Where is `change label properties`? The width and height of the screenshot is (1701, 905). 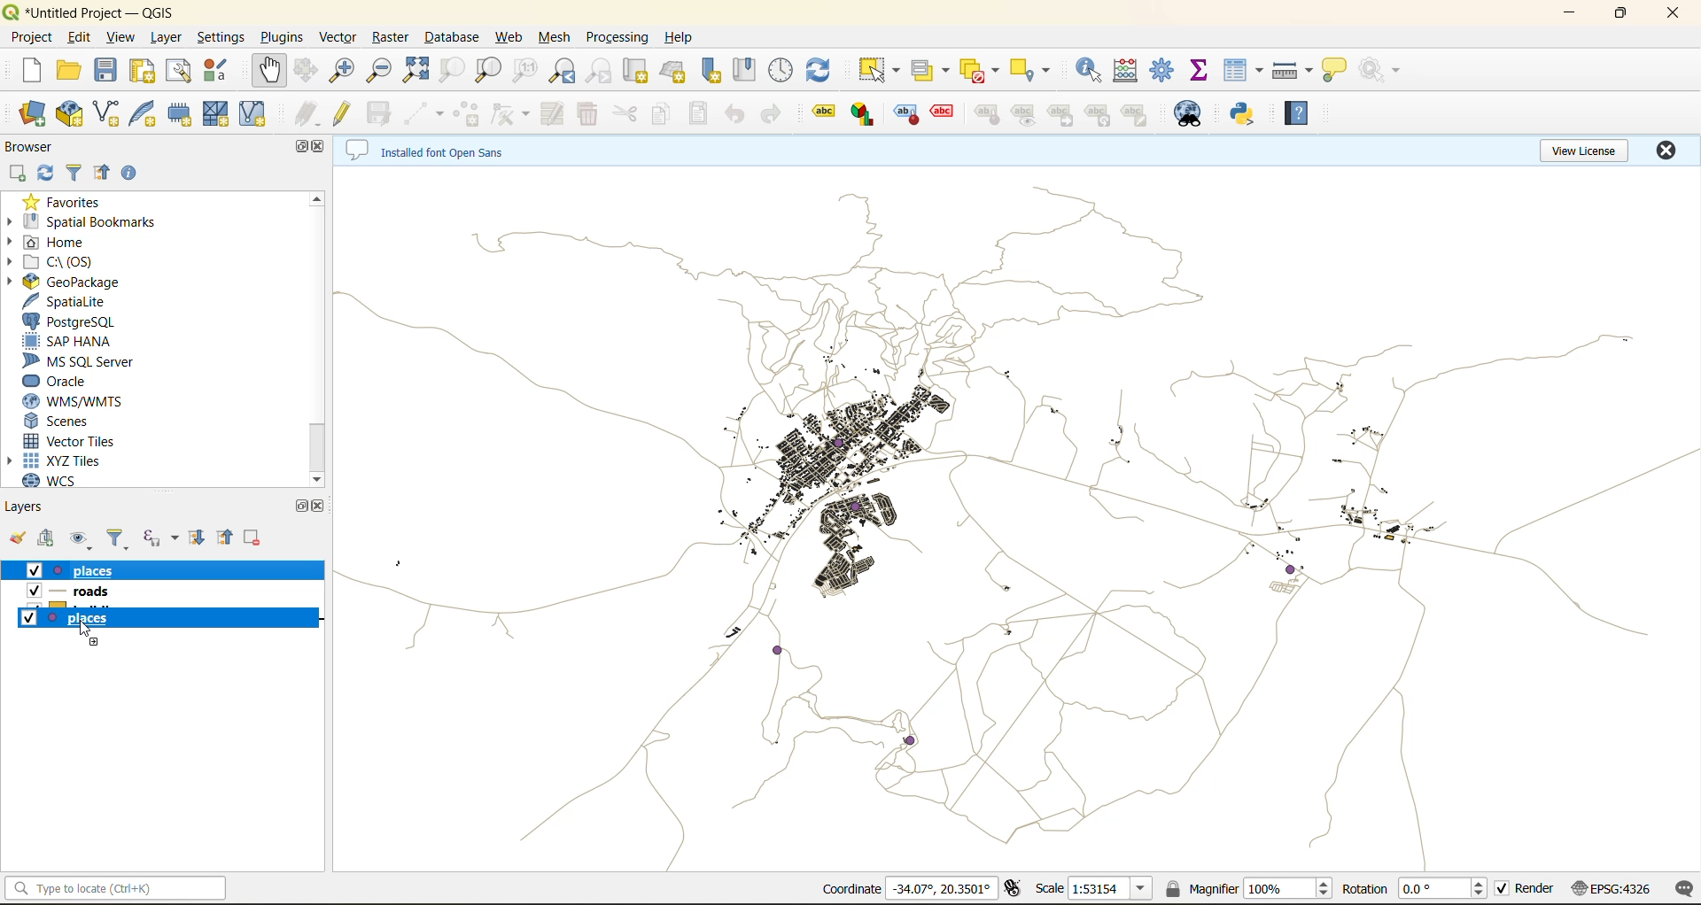 change label properties is located at coordinates (1138, 116).